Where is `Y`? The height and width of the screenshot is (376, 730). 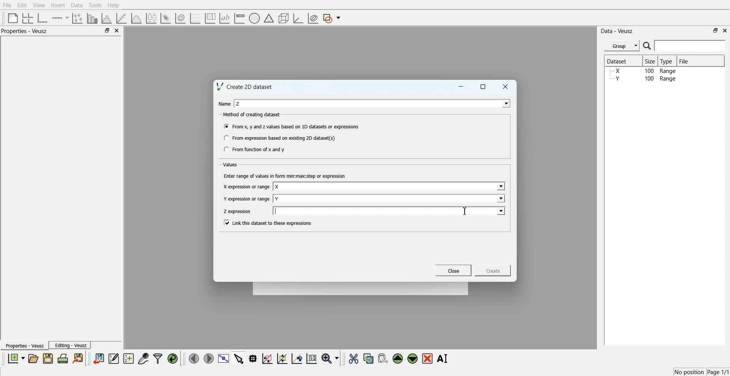 Y is located at coordinates (277, 199).